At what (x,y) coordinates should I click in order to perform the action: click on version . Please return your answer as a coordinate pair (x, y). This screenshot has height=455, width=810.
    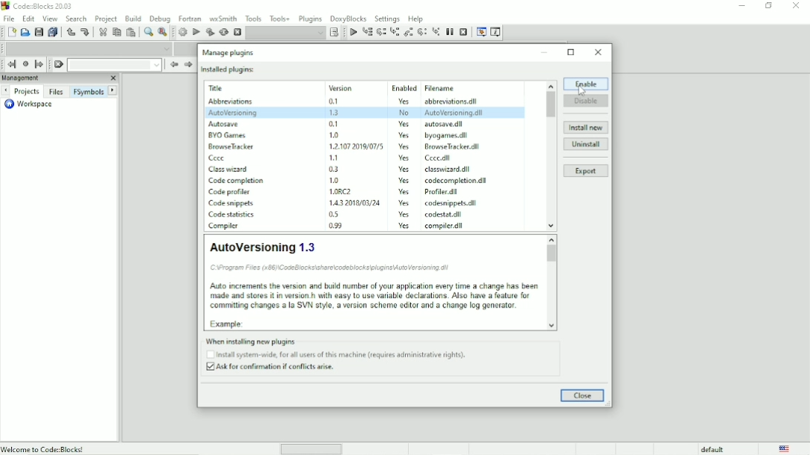
    Looking at the image, I should click on (332, 169).